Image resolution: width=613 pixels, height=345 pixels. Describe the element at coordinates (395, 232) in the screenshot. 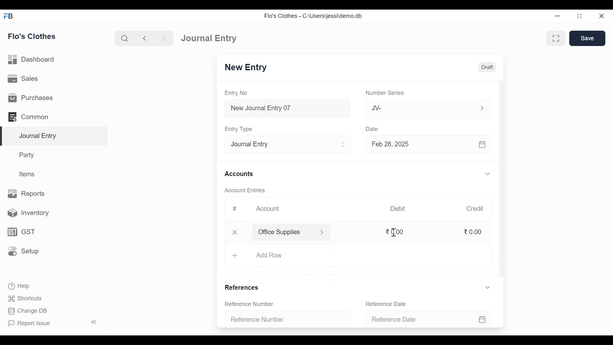

I see `Text Cursor` at that location.